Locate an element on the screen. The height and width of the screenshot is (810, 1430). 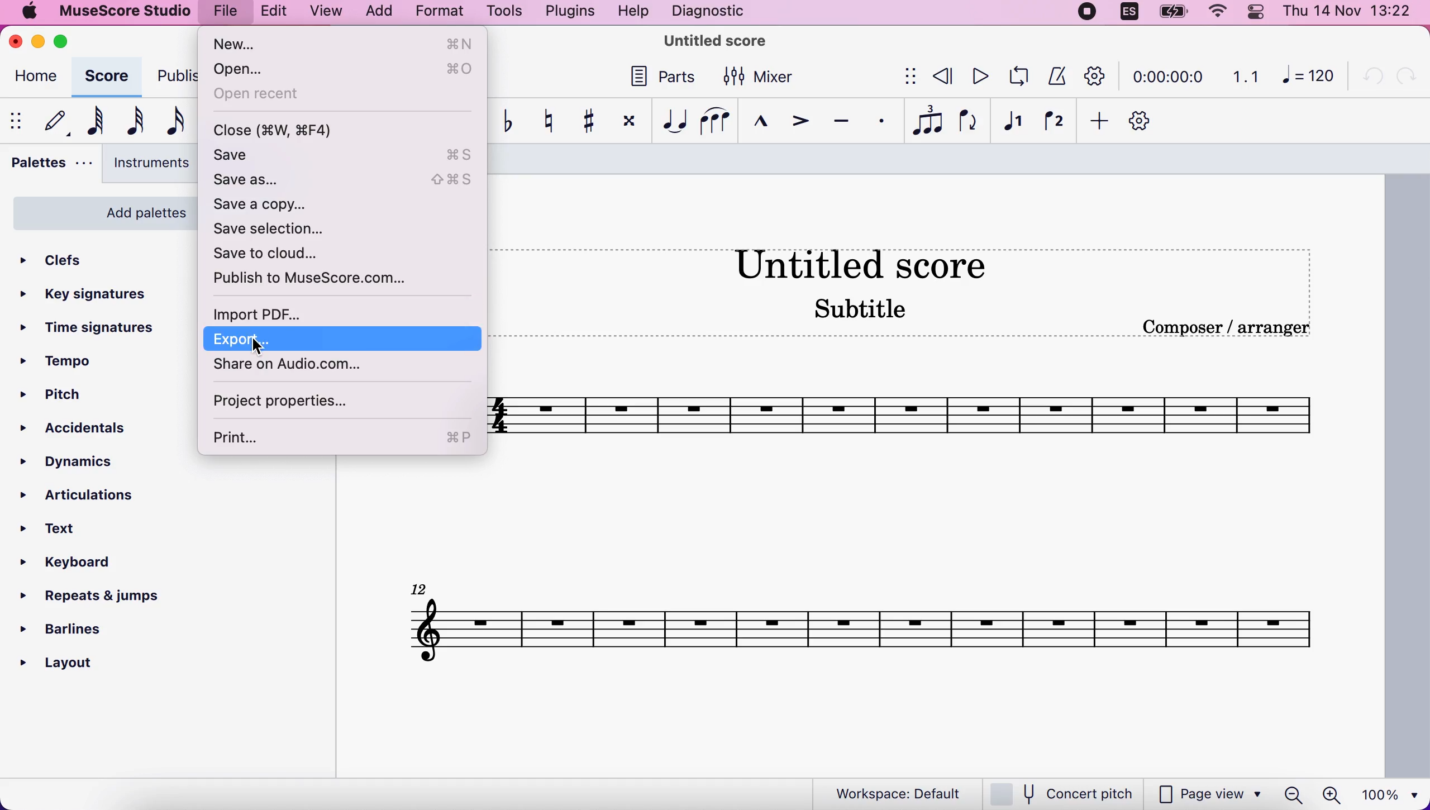
120 is located at coordinates (1310, 78).